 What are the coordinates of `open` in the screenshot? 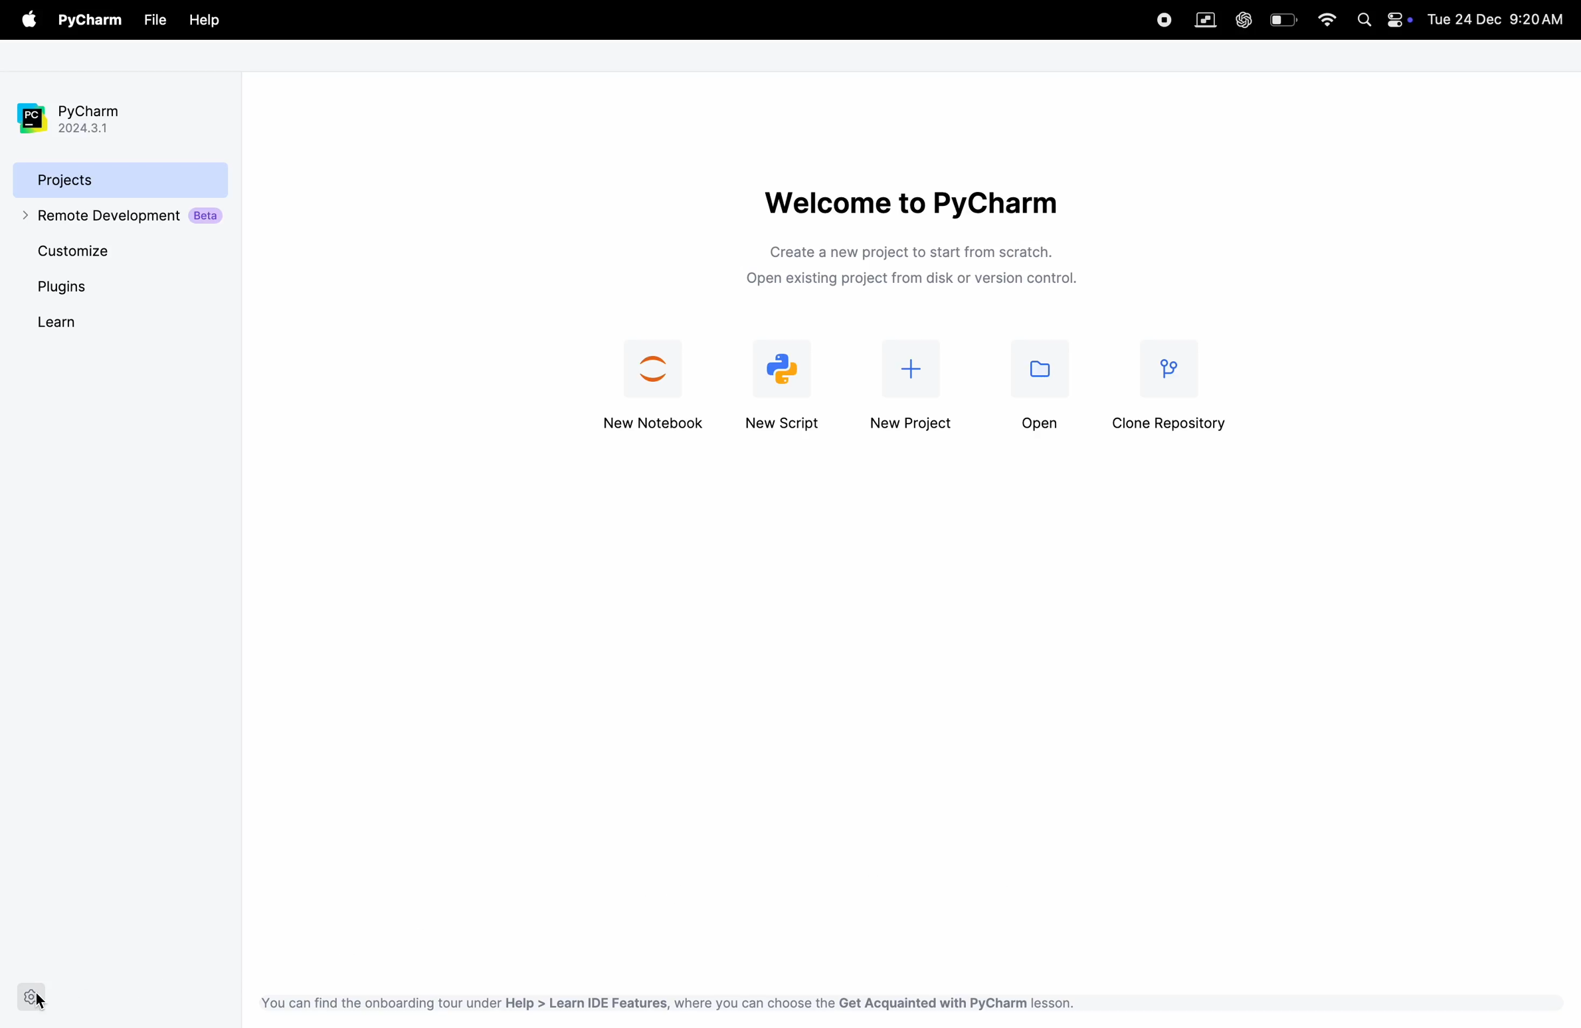 It's located at (1039, 392).